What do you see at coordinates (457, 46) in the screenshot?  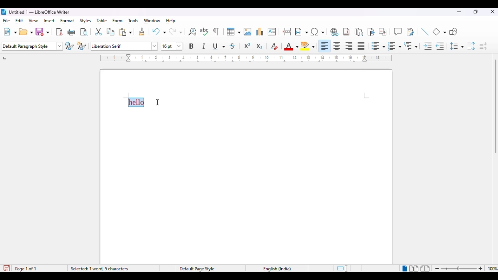 I see `set line spacing` at bounding box center [457, 46].